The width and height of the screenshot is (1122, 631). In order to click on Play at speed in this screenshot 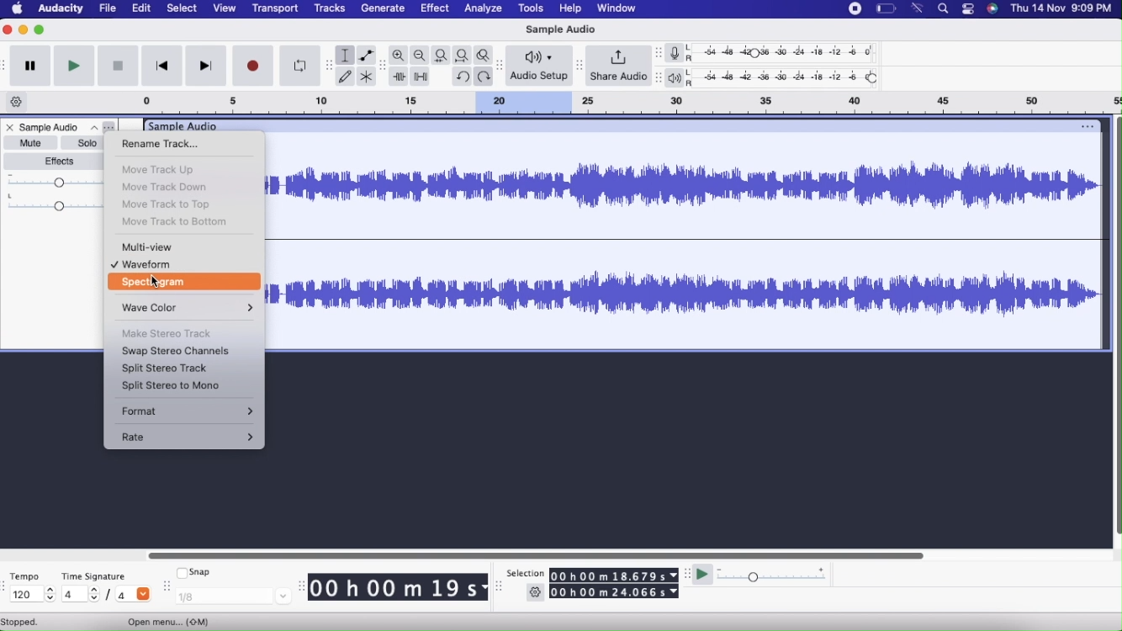, I will do `click(701, 575)`.